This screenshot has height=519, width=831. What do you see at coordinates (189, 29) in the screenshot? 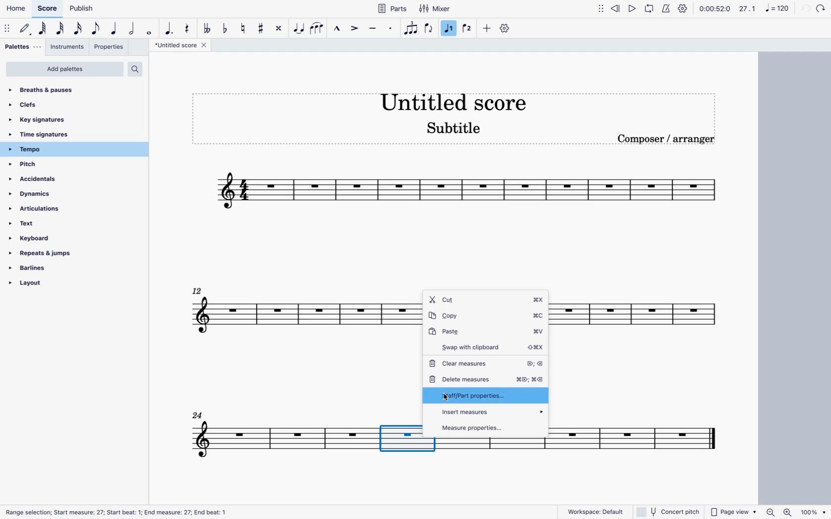
I see `rest` at bounding box center [189, 29].